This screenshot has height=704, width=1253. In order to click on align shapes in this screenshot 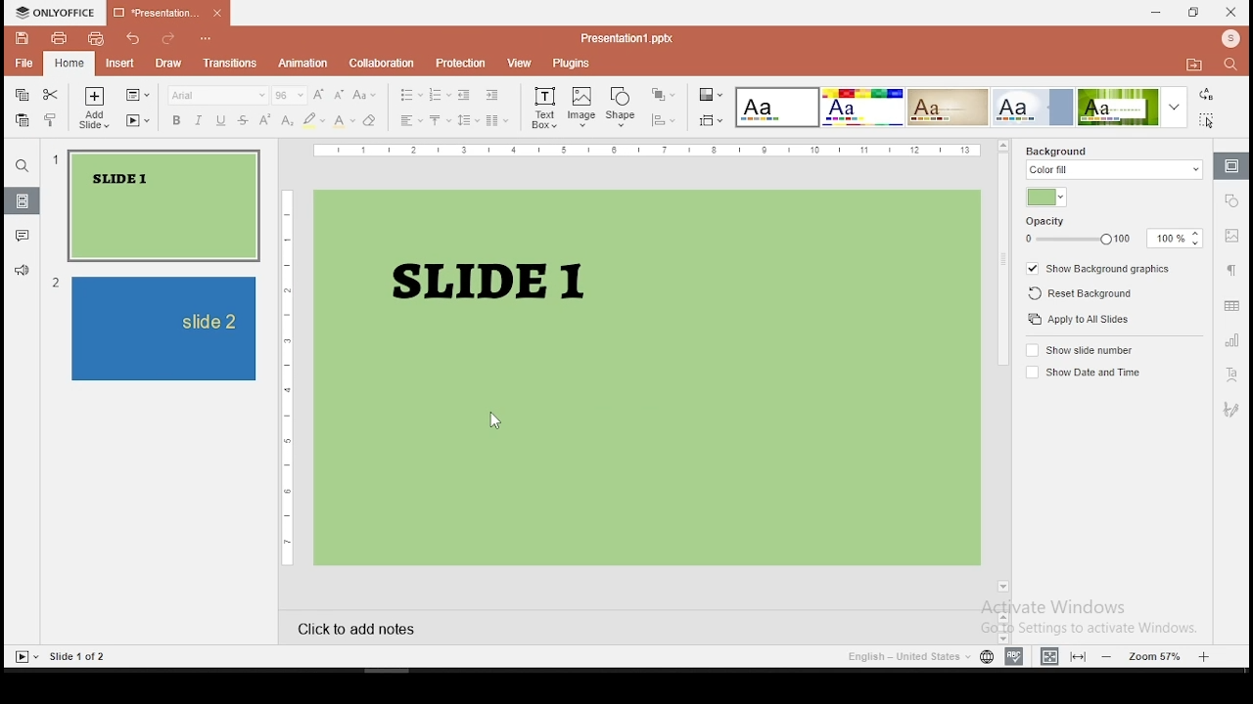, I will do `click(665, 120)`.